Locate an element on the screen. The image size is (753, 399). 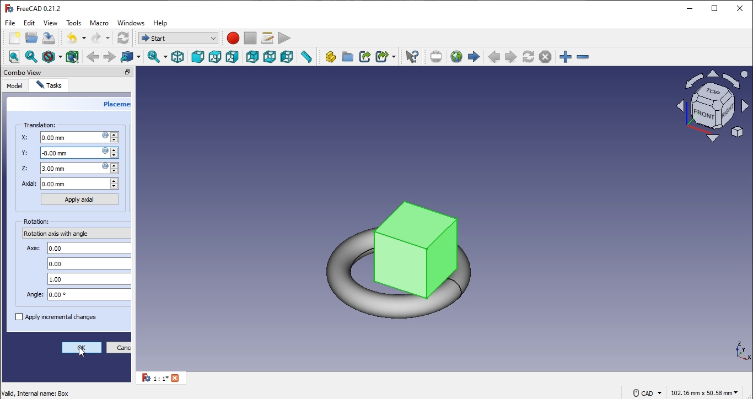
create folder is located at coordinates (348, 57).